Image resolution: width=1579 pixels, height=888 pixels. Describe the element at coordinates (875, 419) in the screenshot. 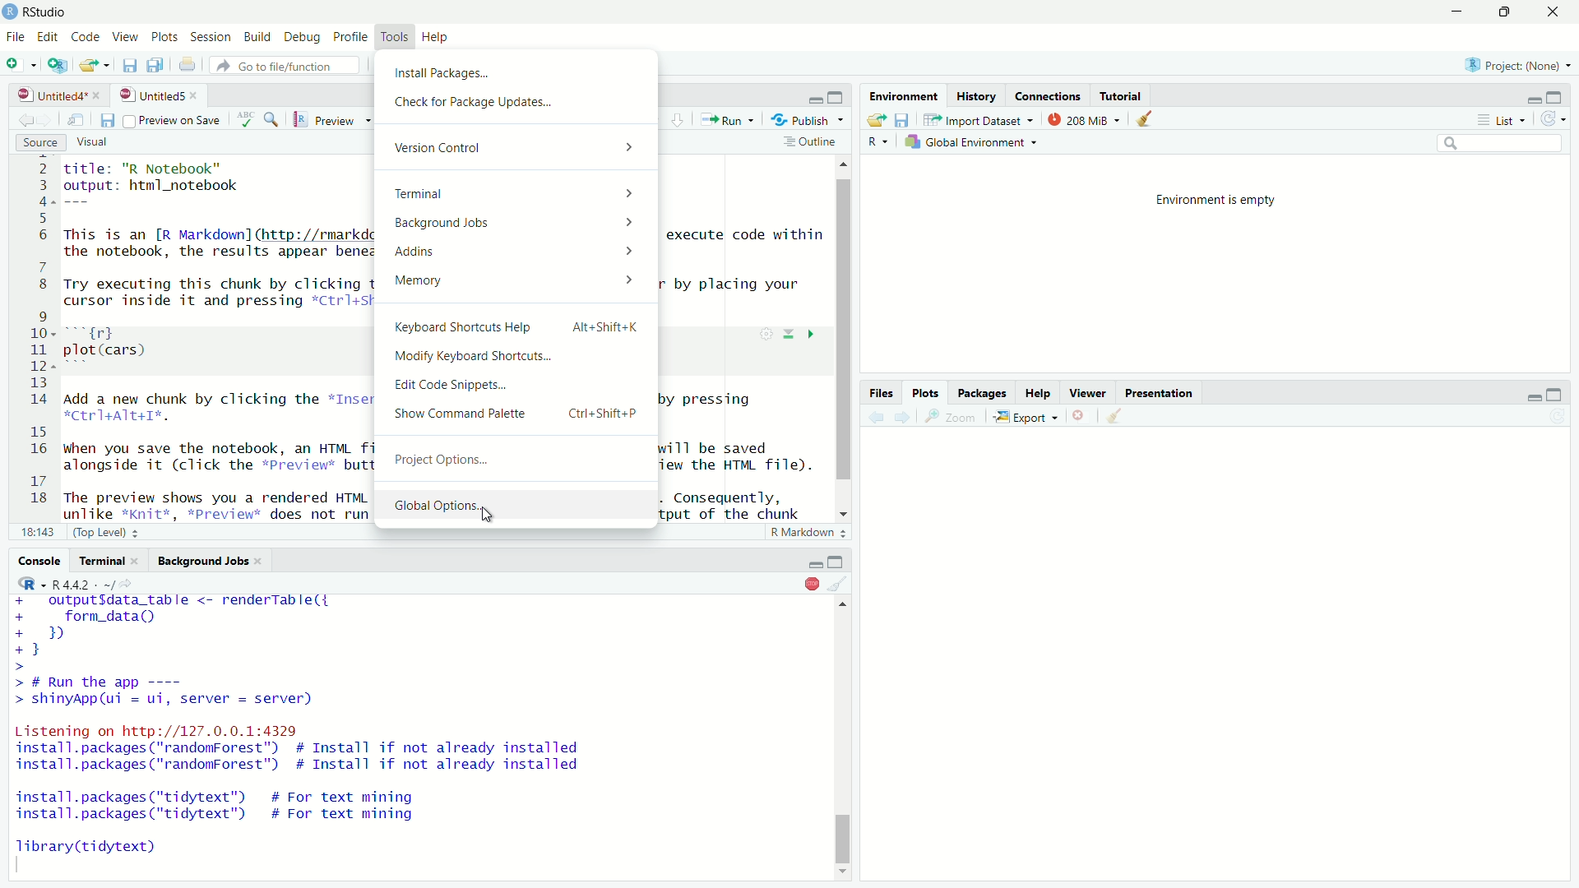

I see `move backward` at that location.